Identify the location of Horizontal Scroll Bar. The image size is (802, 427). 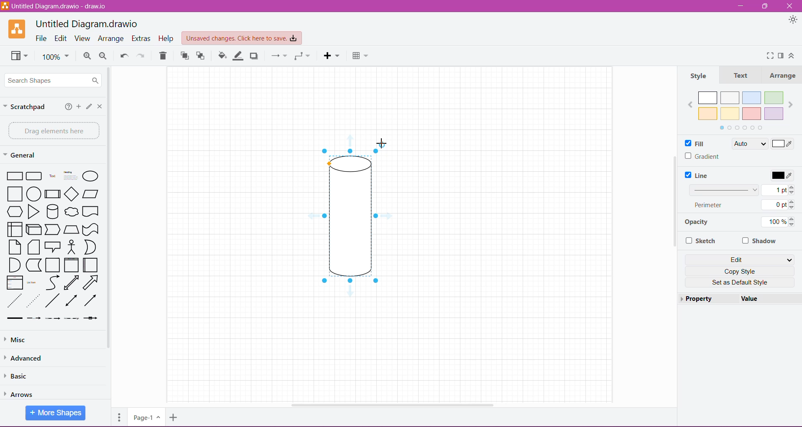
(395, 405).